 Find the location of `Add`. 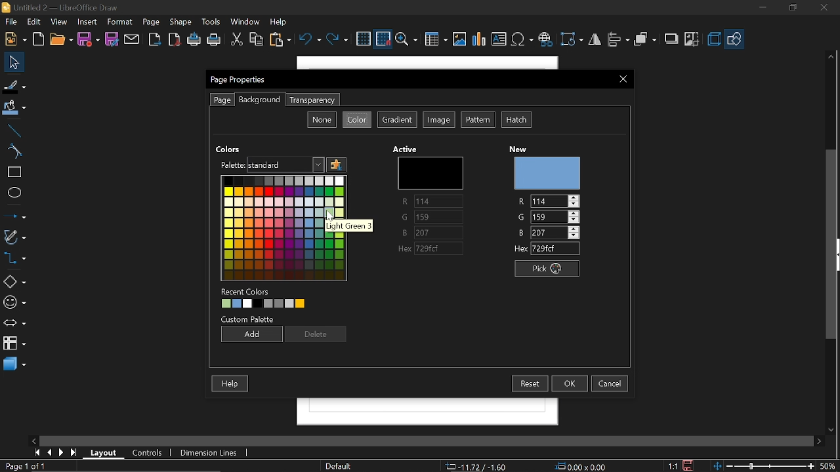

Add is located at coordinates (251, 334).